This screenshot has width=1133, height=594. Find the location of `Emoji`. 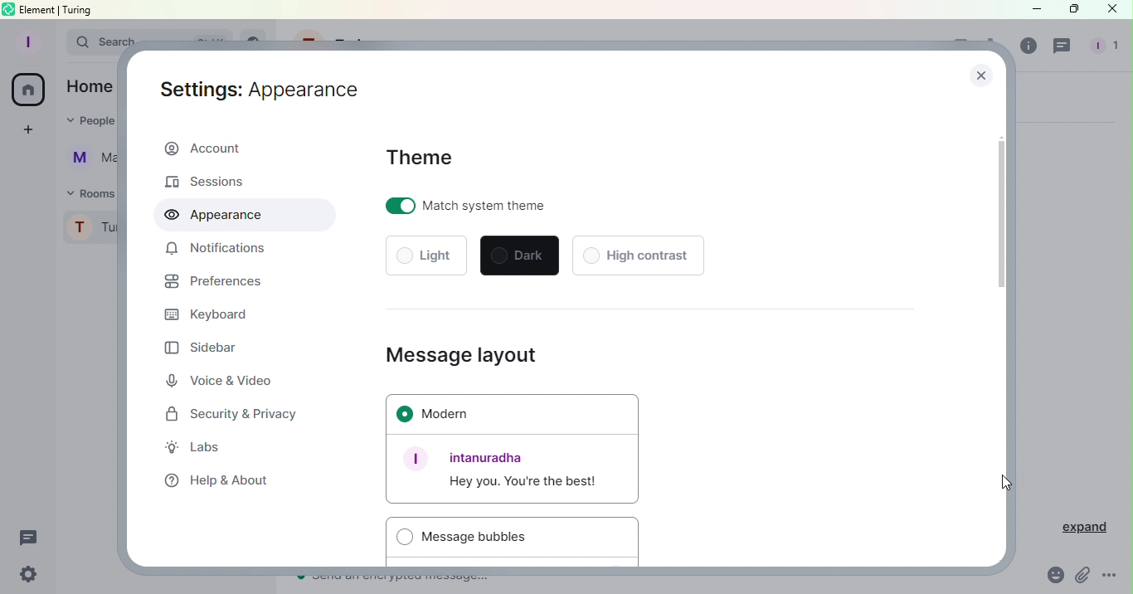

Emoji is located at coordinates (1053, 577).